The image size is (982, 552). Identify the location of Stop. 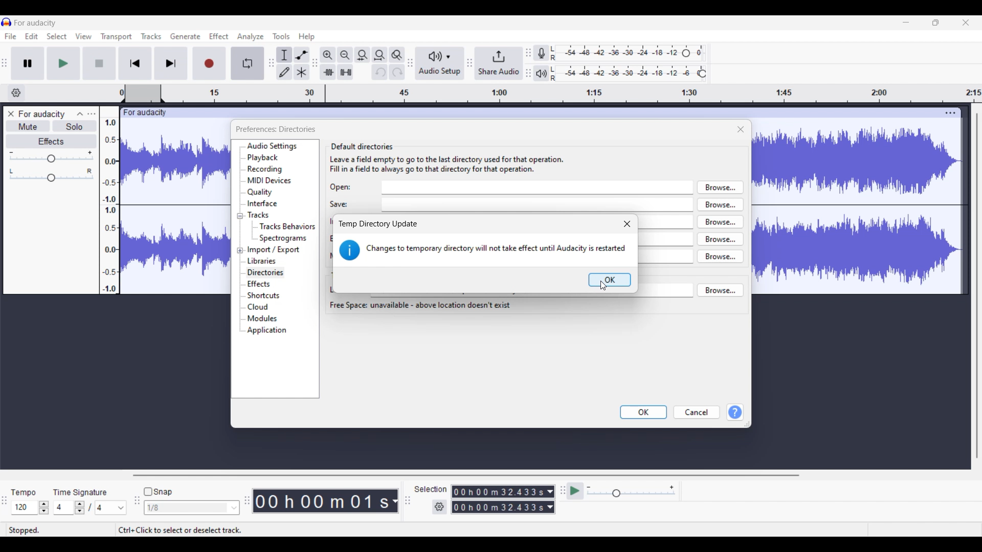
(100, 63).